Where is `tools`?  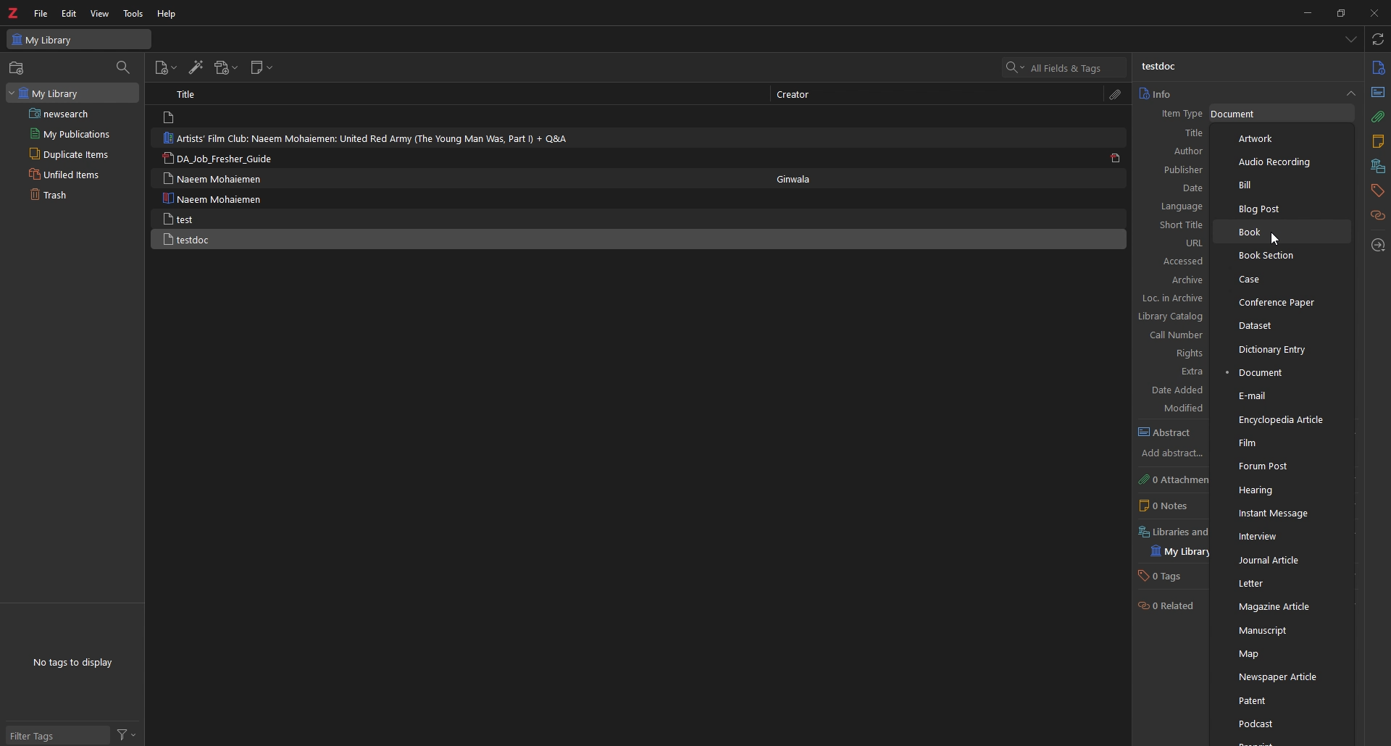
tools is located at coordinates (133, 14).